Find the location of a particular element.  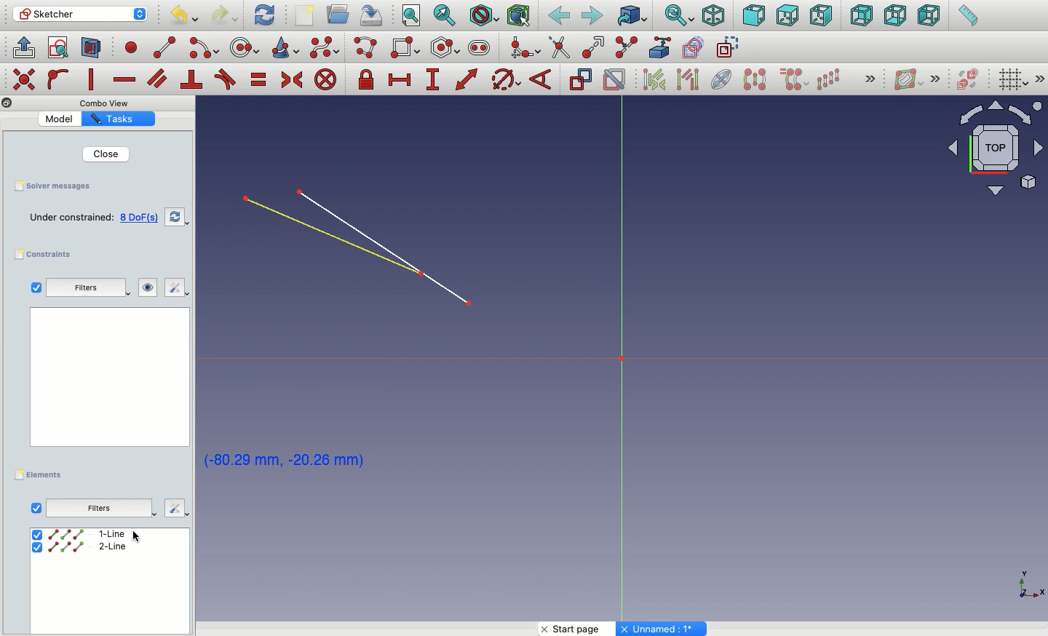

Click is located at coordinates (284, 464).